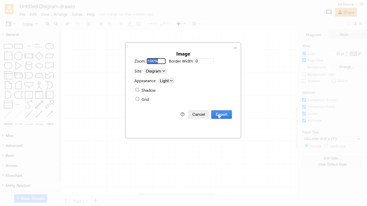 This screenshot has width=367, height=206. I want to click on Cursor, so click(222, 117).